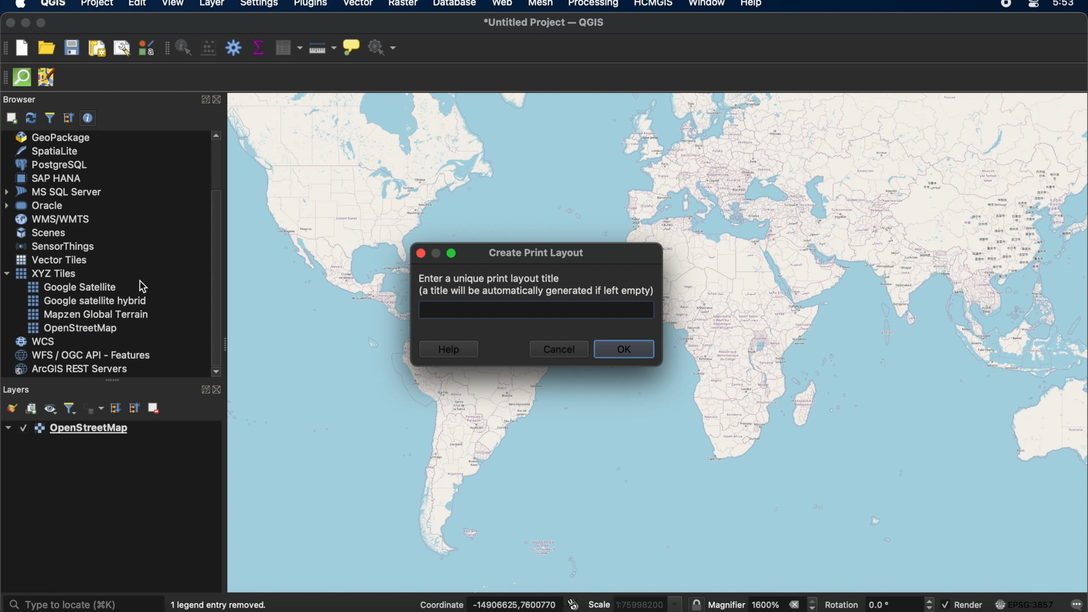 The width and height of the screenshot is (1088, 612). I want to click on recorder icon, so click(1002, 5).